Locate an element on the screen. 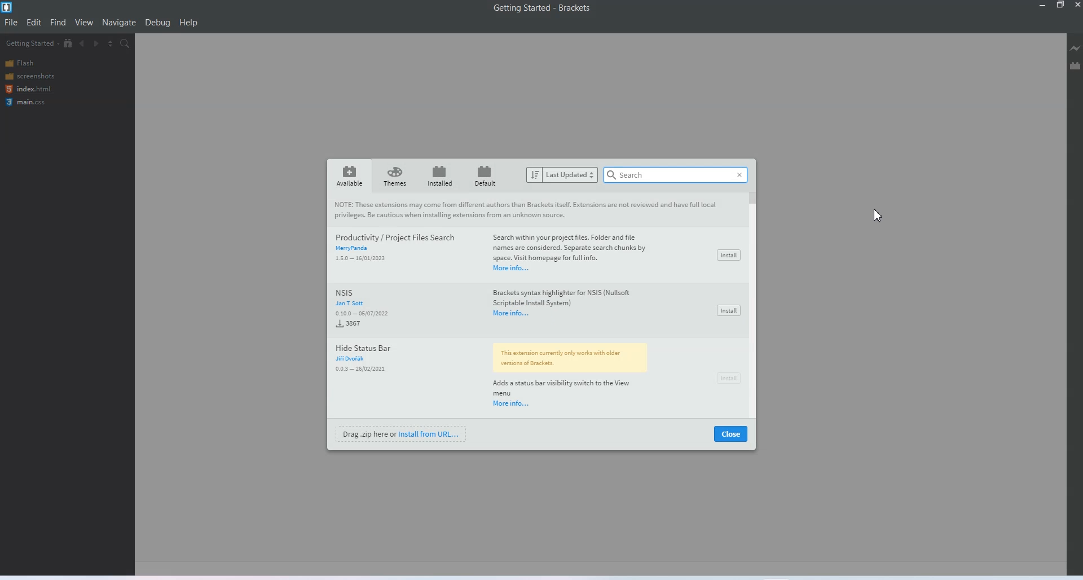 This screenshot has height=580, width=1083. Find is located at coordinates (58, 23).